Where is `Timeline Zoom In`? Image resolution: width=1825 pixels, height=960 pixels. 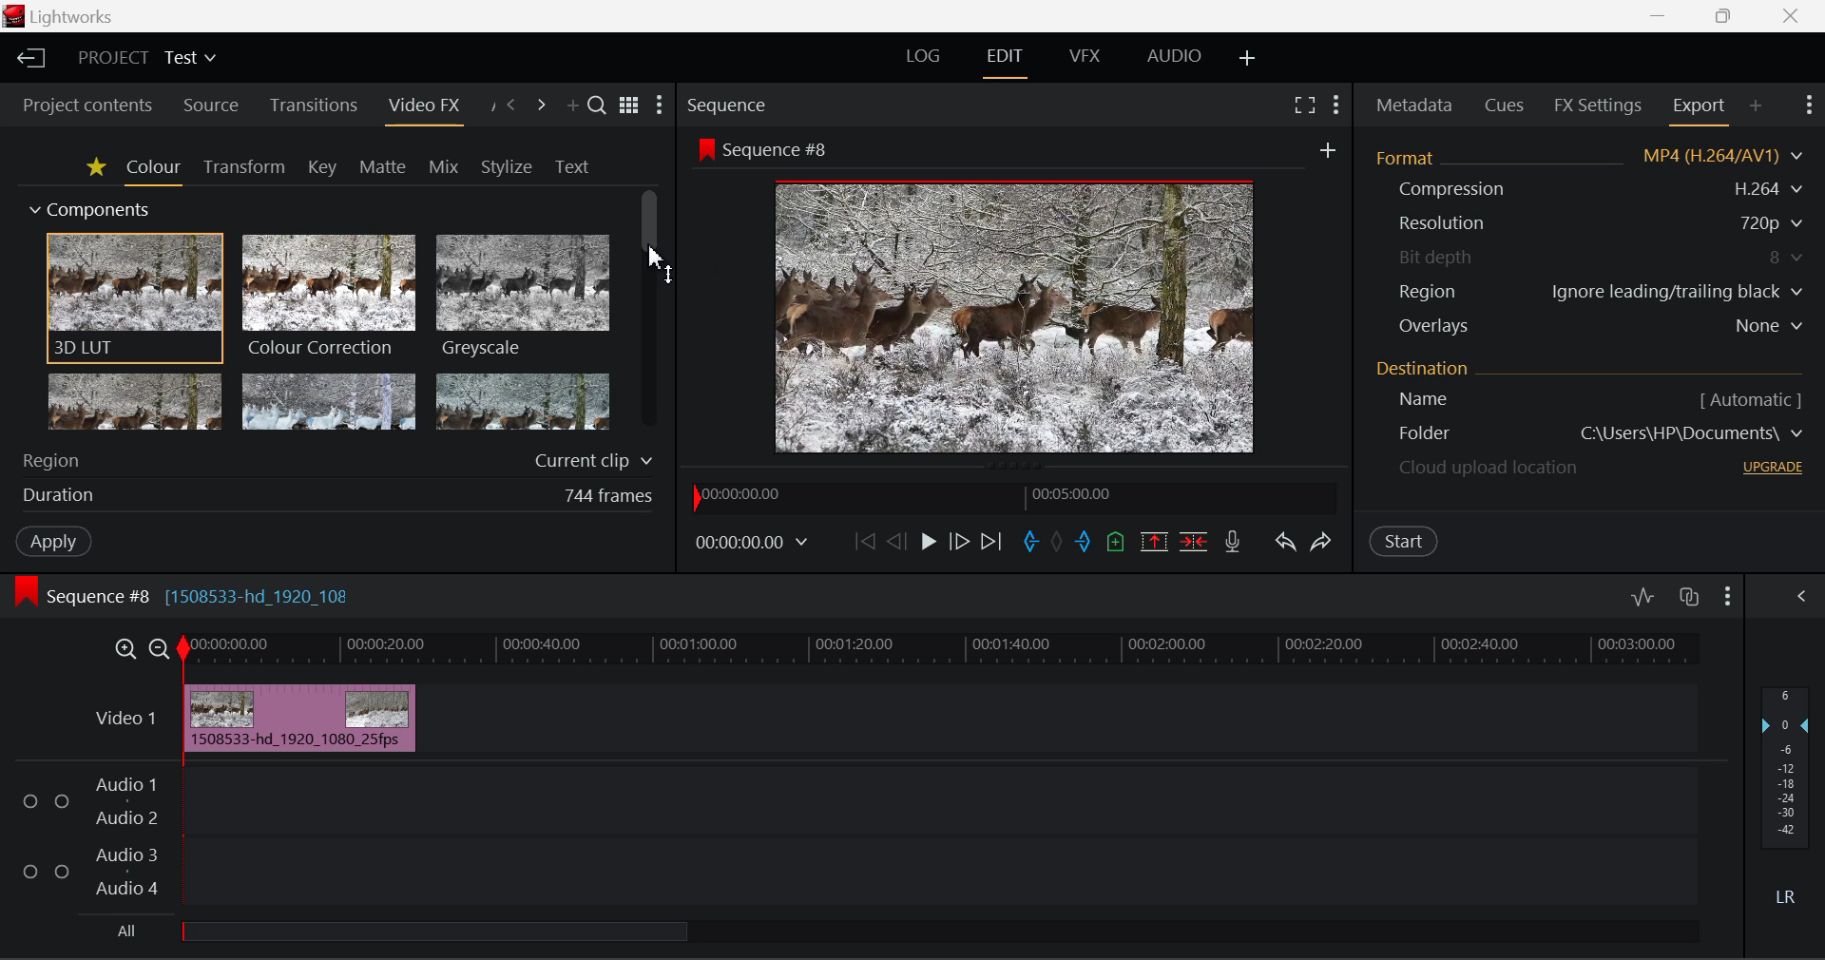
Timeline Zoom In is located at coordinates (127, 647).